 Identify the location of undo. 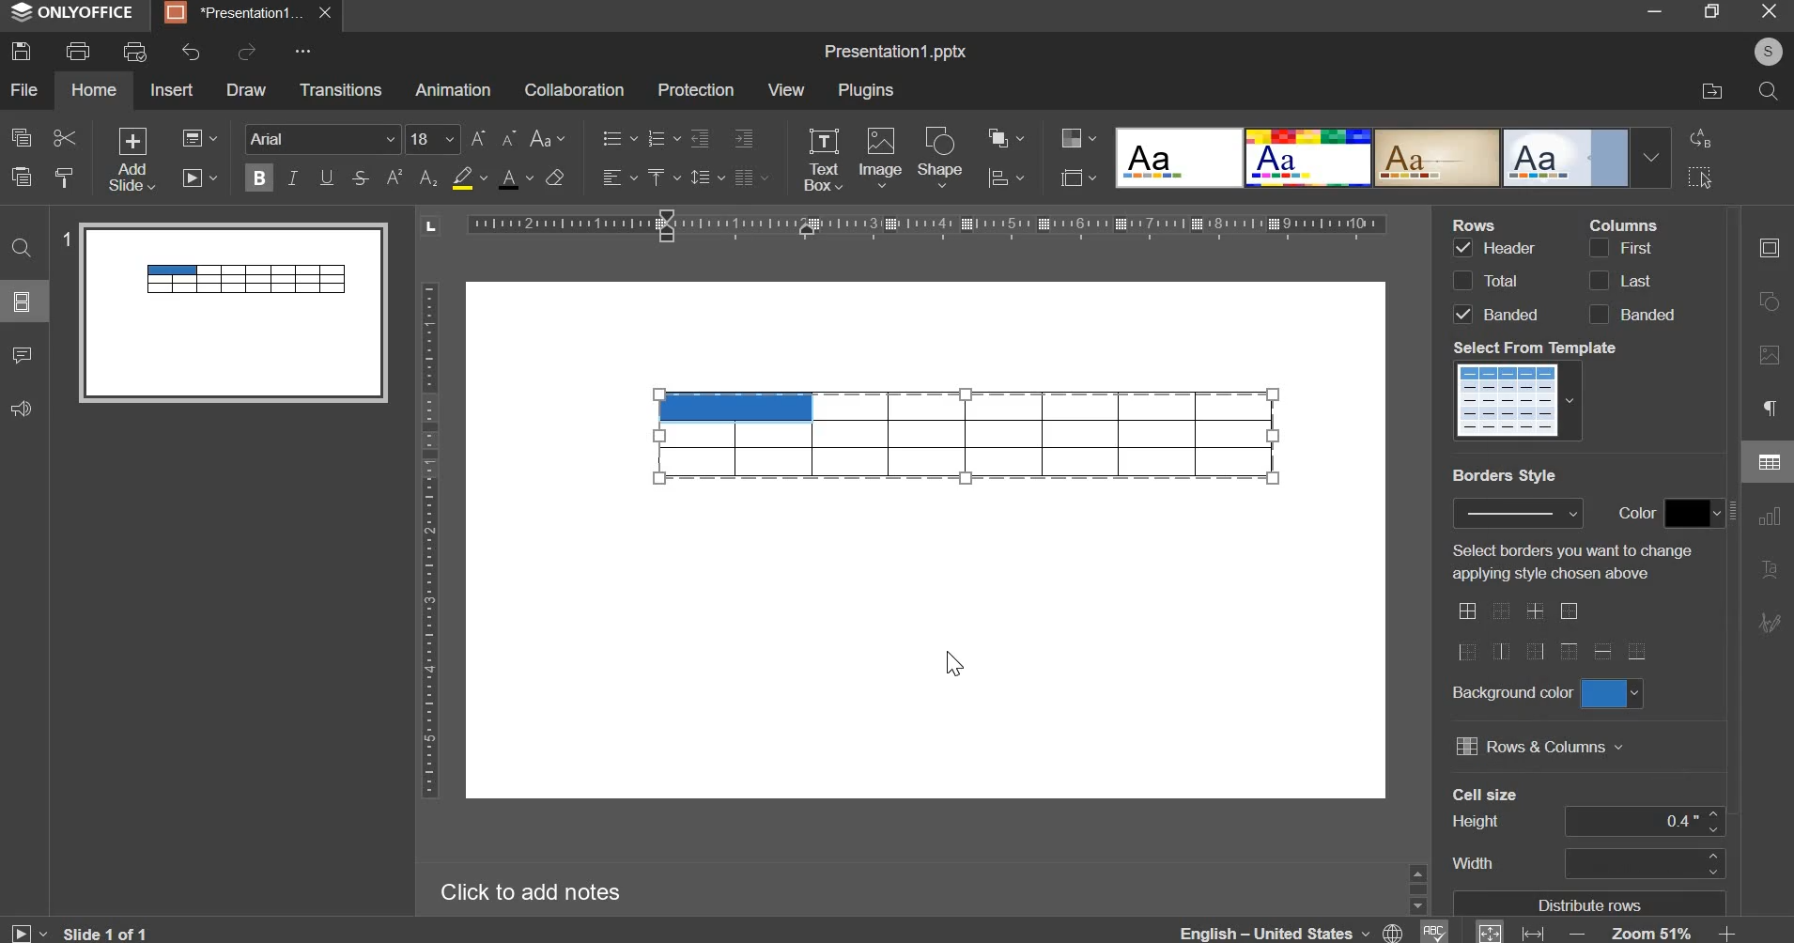
(192, 52).